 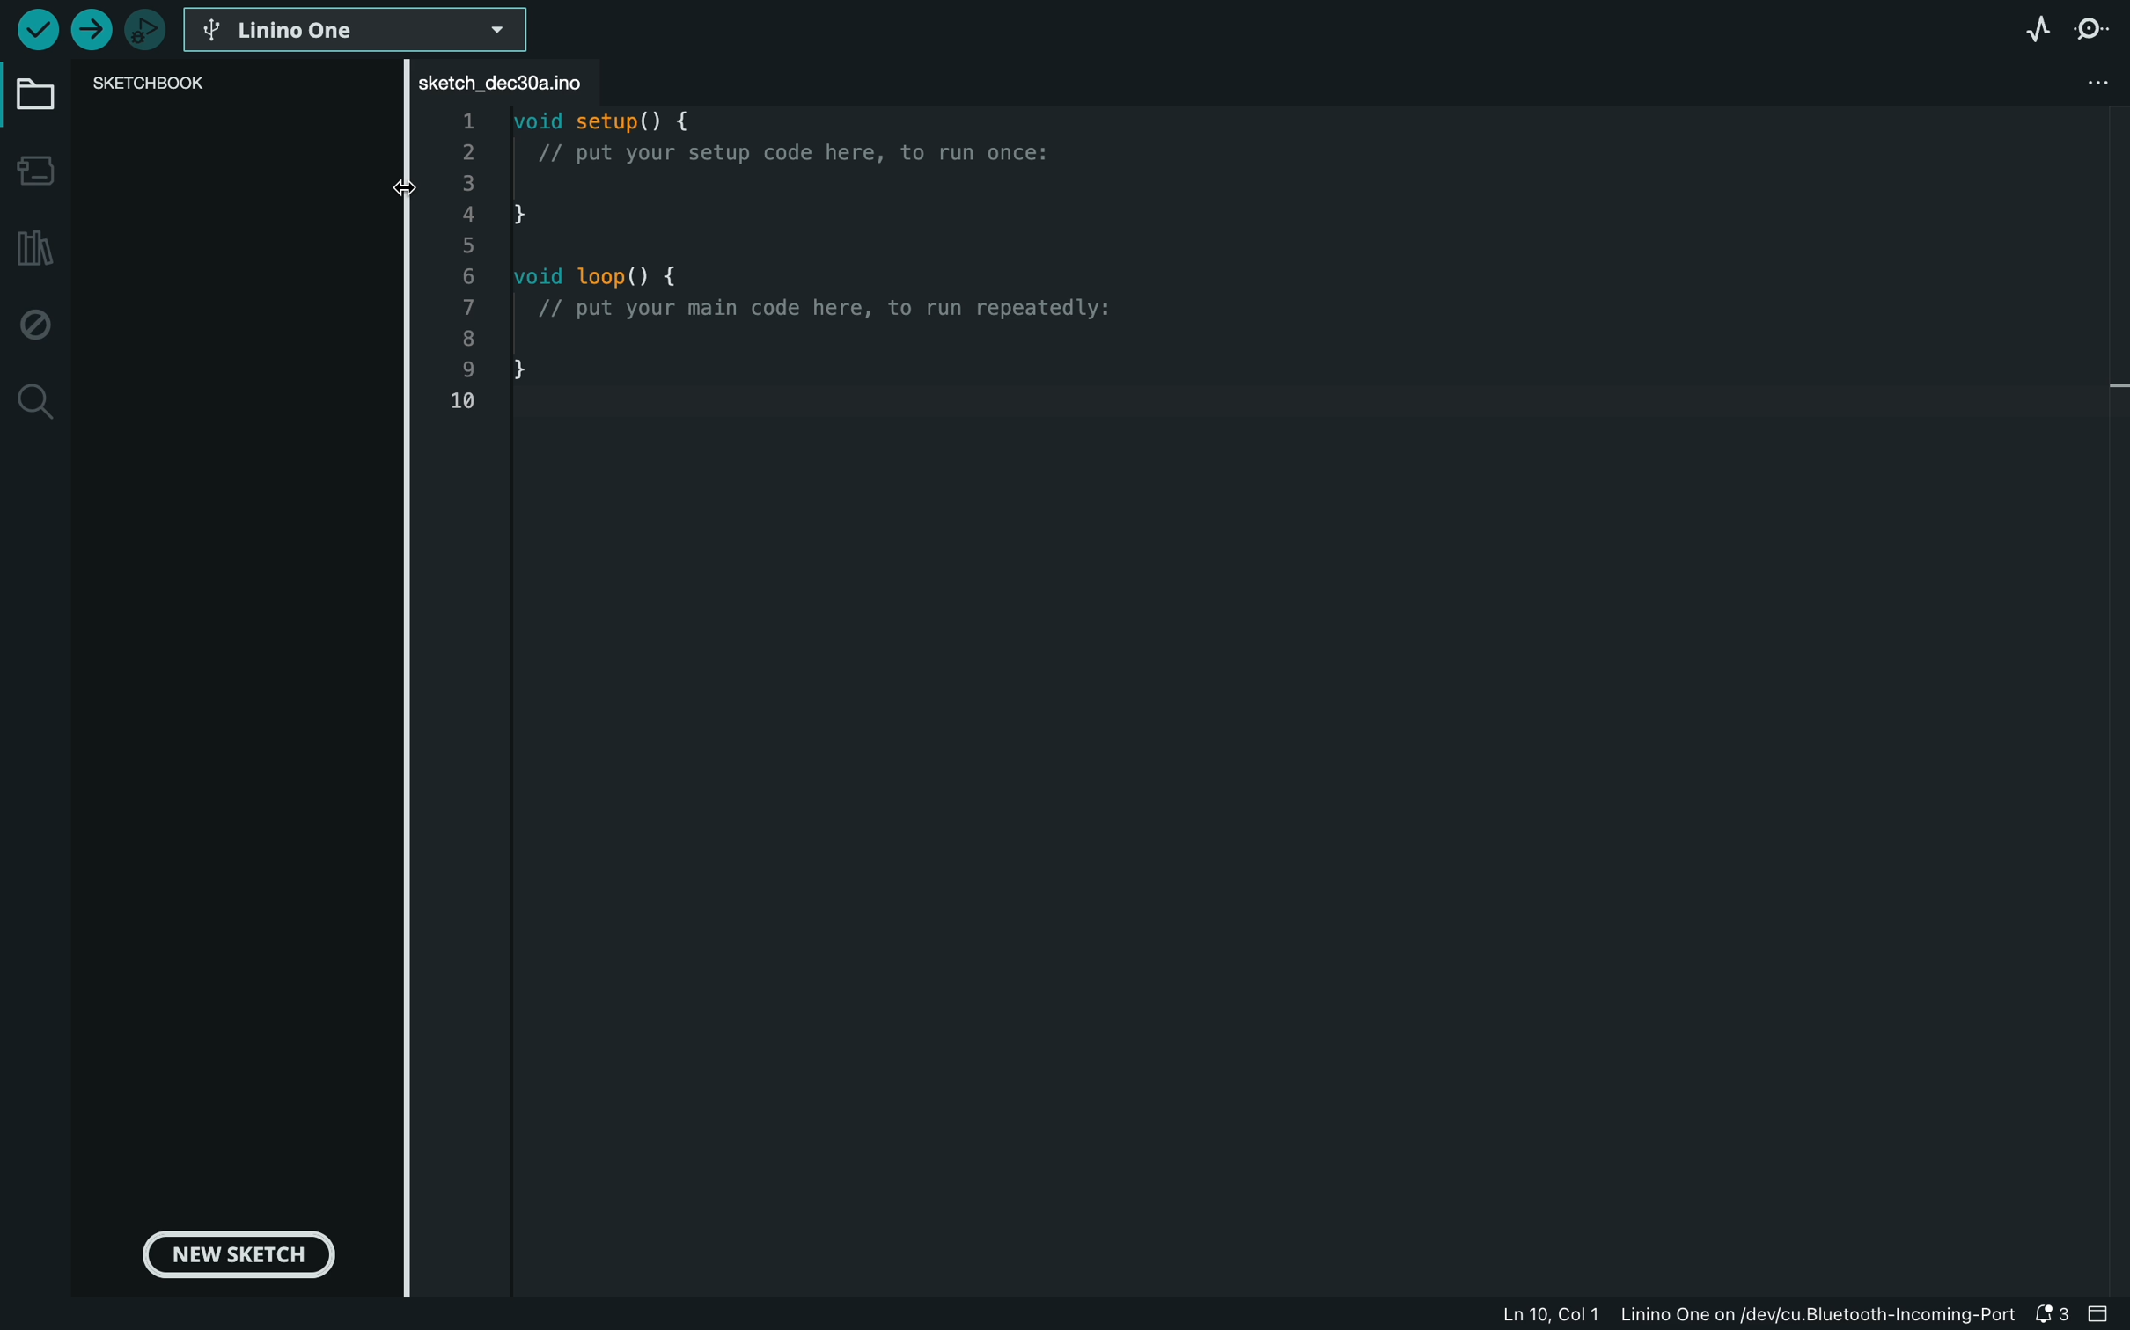 I want to click on serial plotter, so click(x=1999, y=37).